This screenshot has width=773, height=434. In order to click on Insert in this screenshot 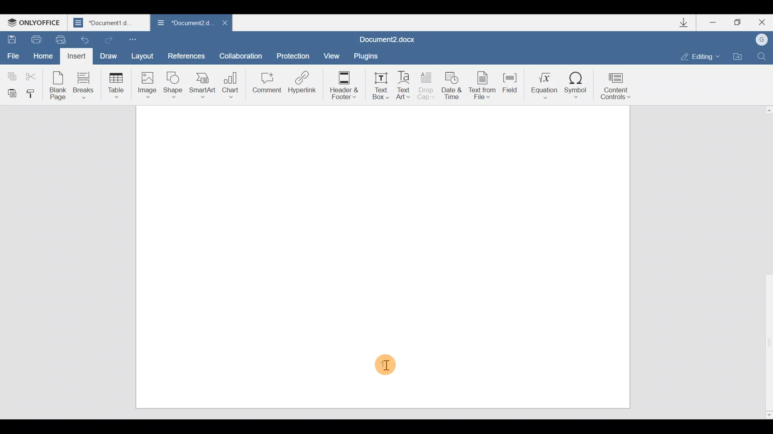, I will do `click(77, 56)`.